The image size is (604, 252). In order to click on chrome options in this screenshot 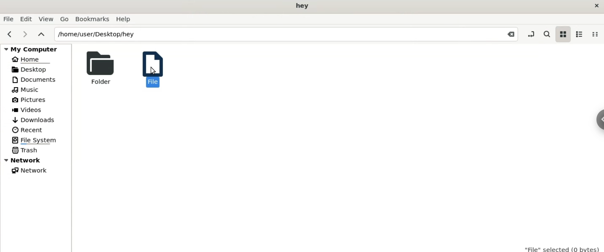, I will do `click(599, 122)`.